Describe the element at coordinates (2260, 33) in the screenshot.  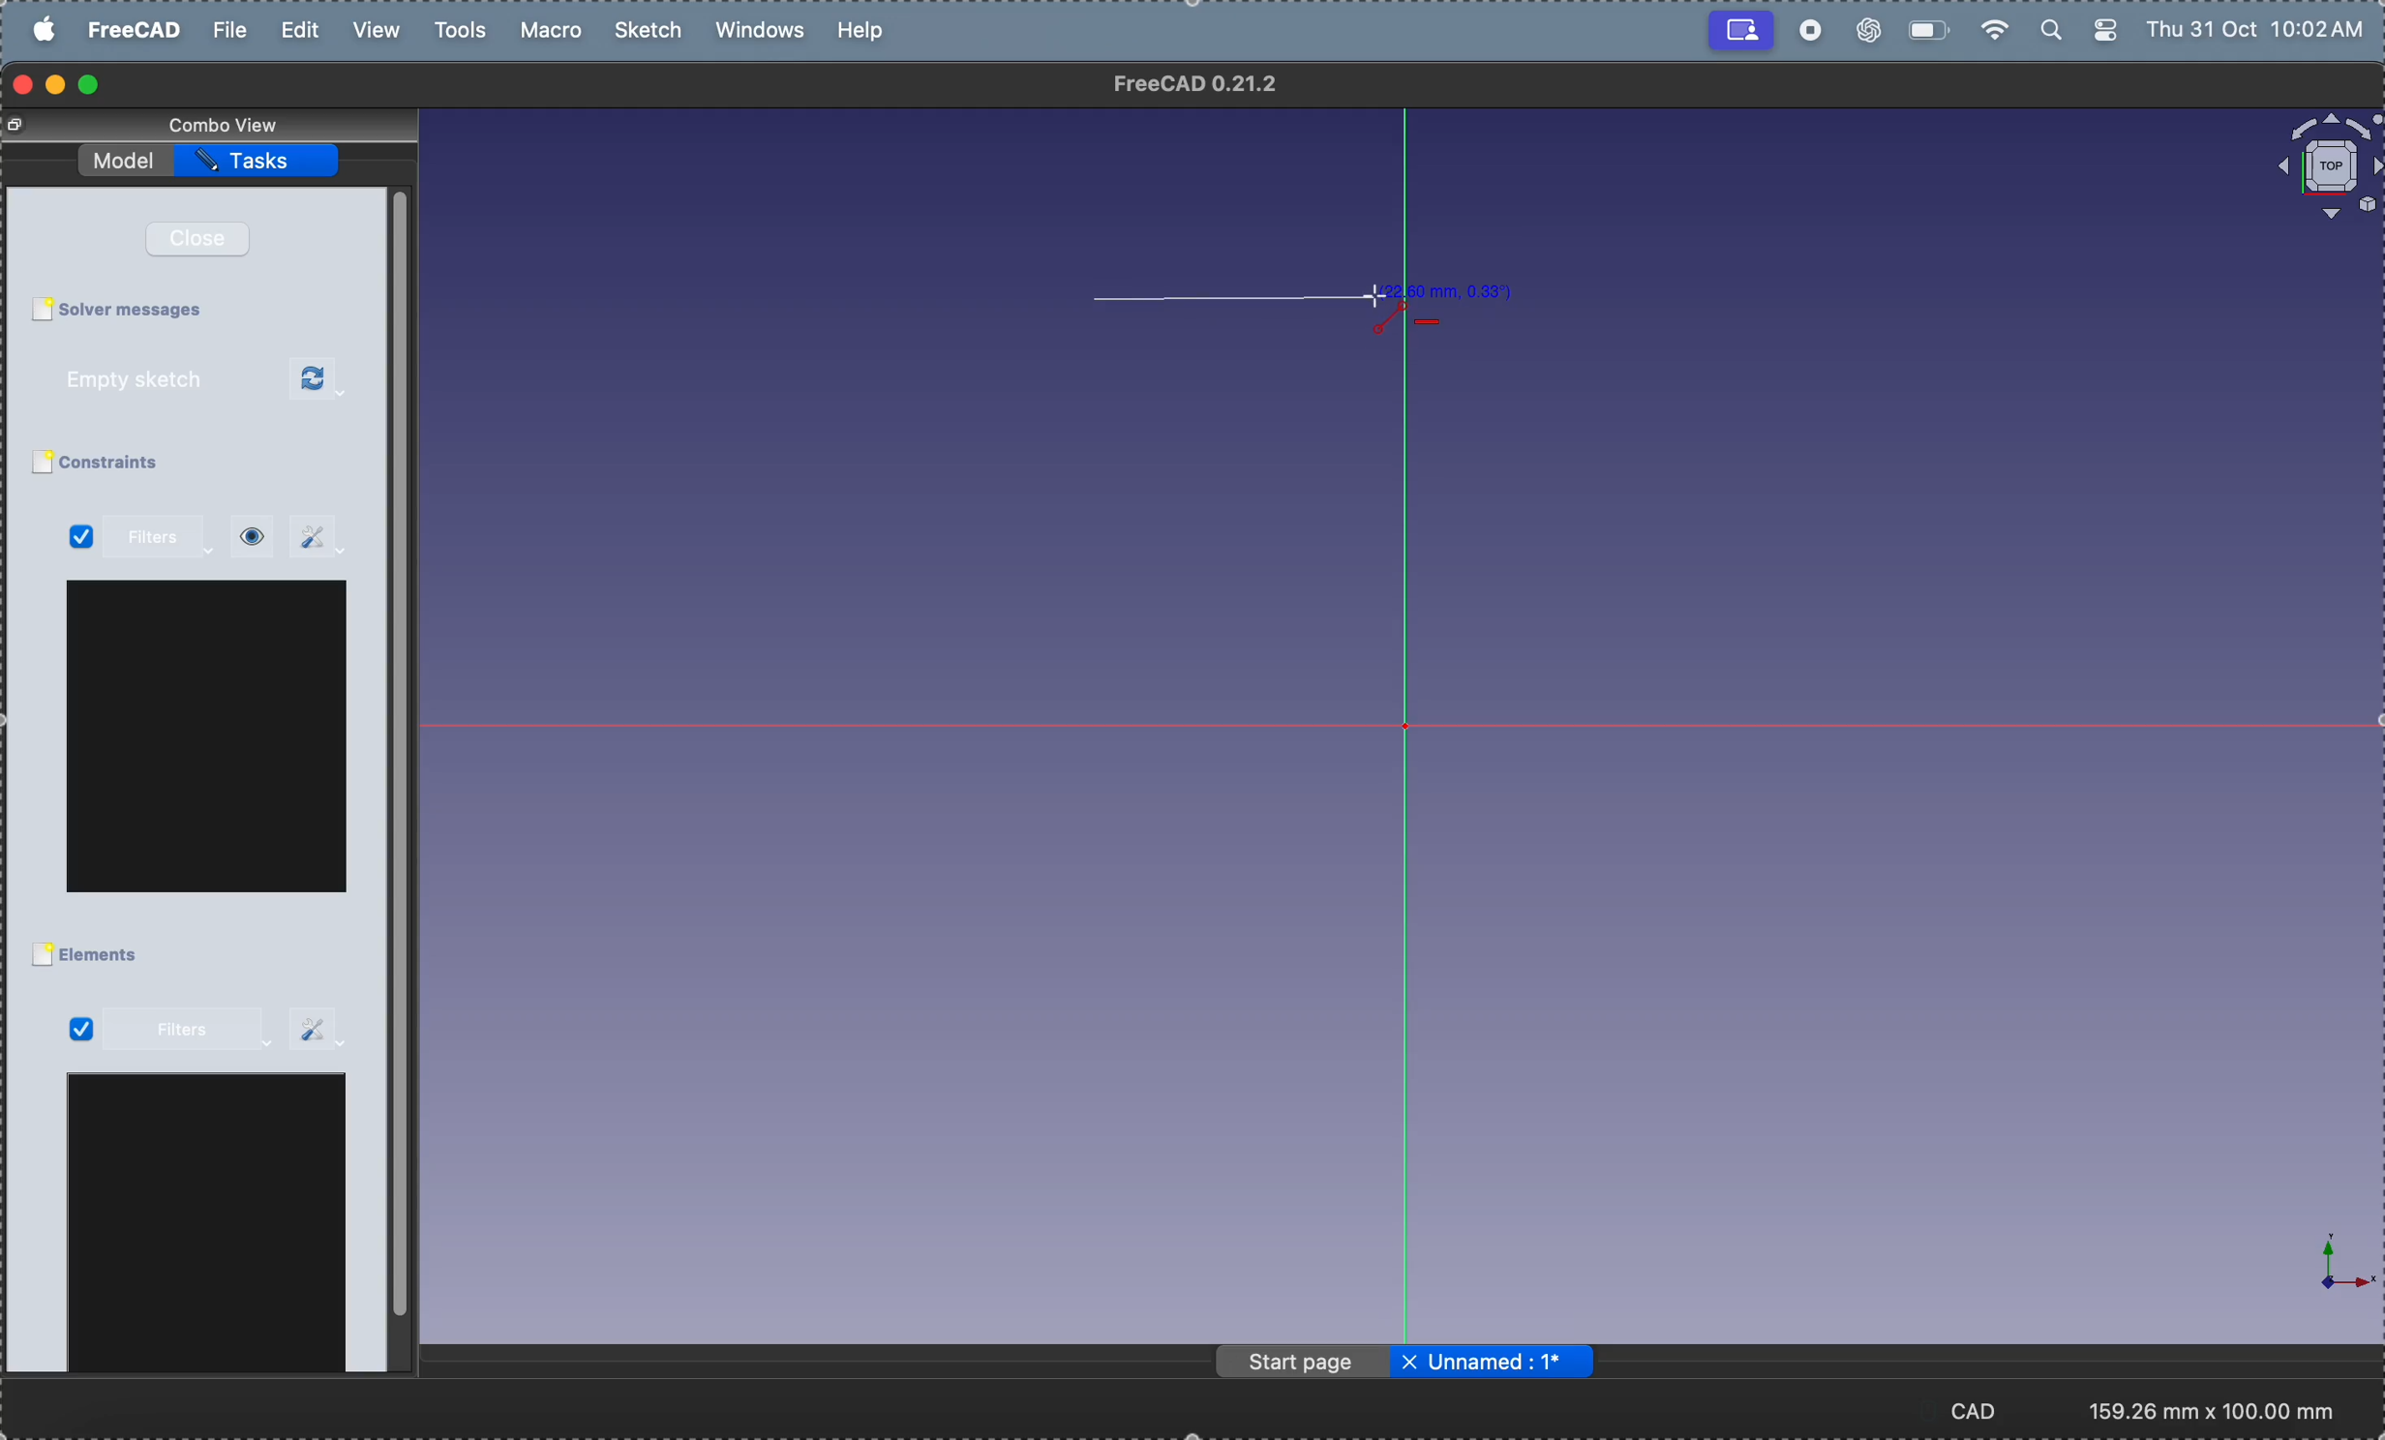
I see `Thu 31 Oct 10:02 AM` at that location.